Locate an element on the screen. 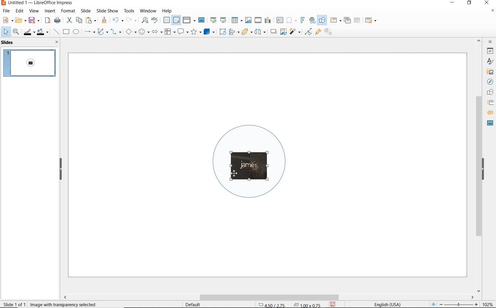 The image size is (496, 308). clone formatting is located at coordinates (104, 20).